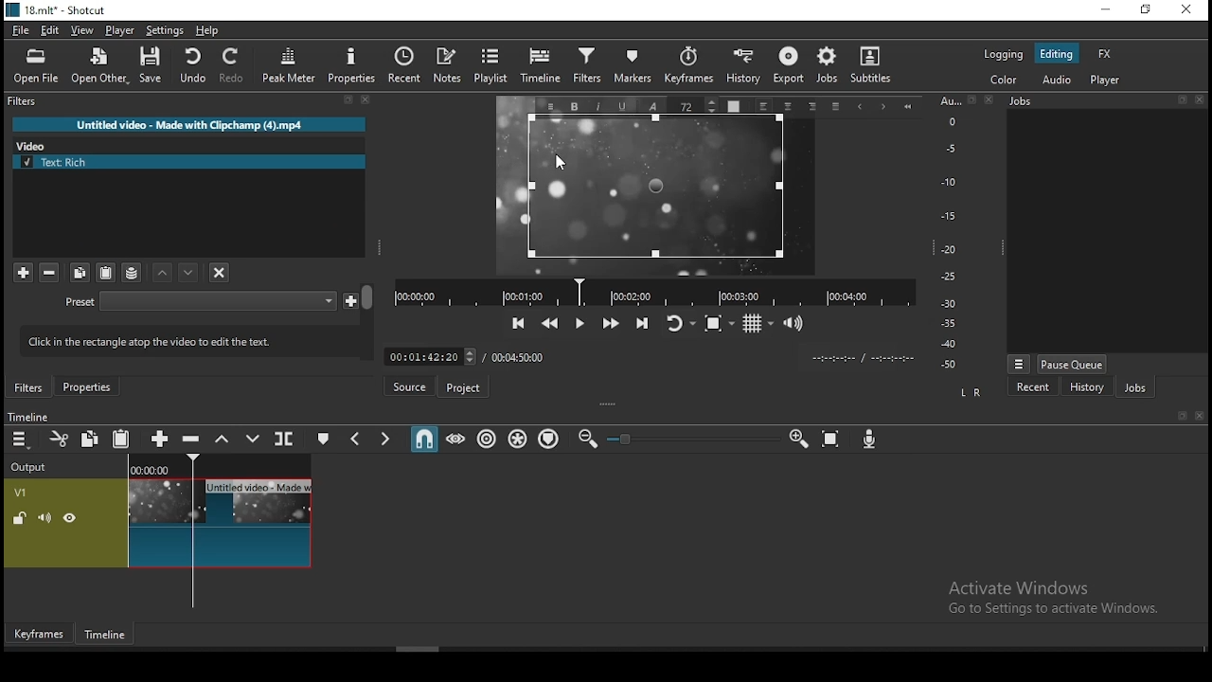 This screenshot has height=682, width=1212. Describe the element at coordinates (348, 100) in the screenshot. I see `Detach` at that location.